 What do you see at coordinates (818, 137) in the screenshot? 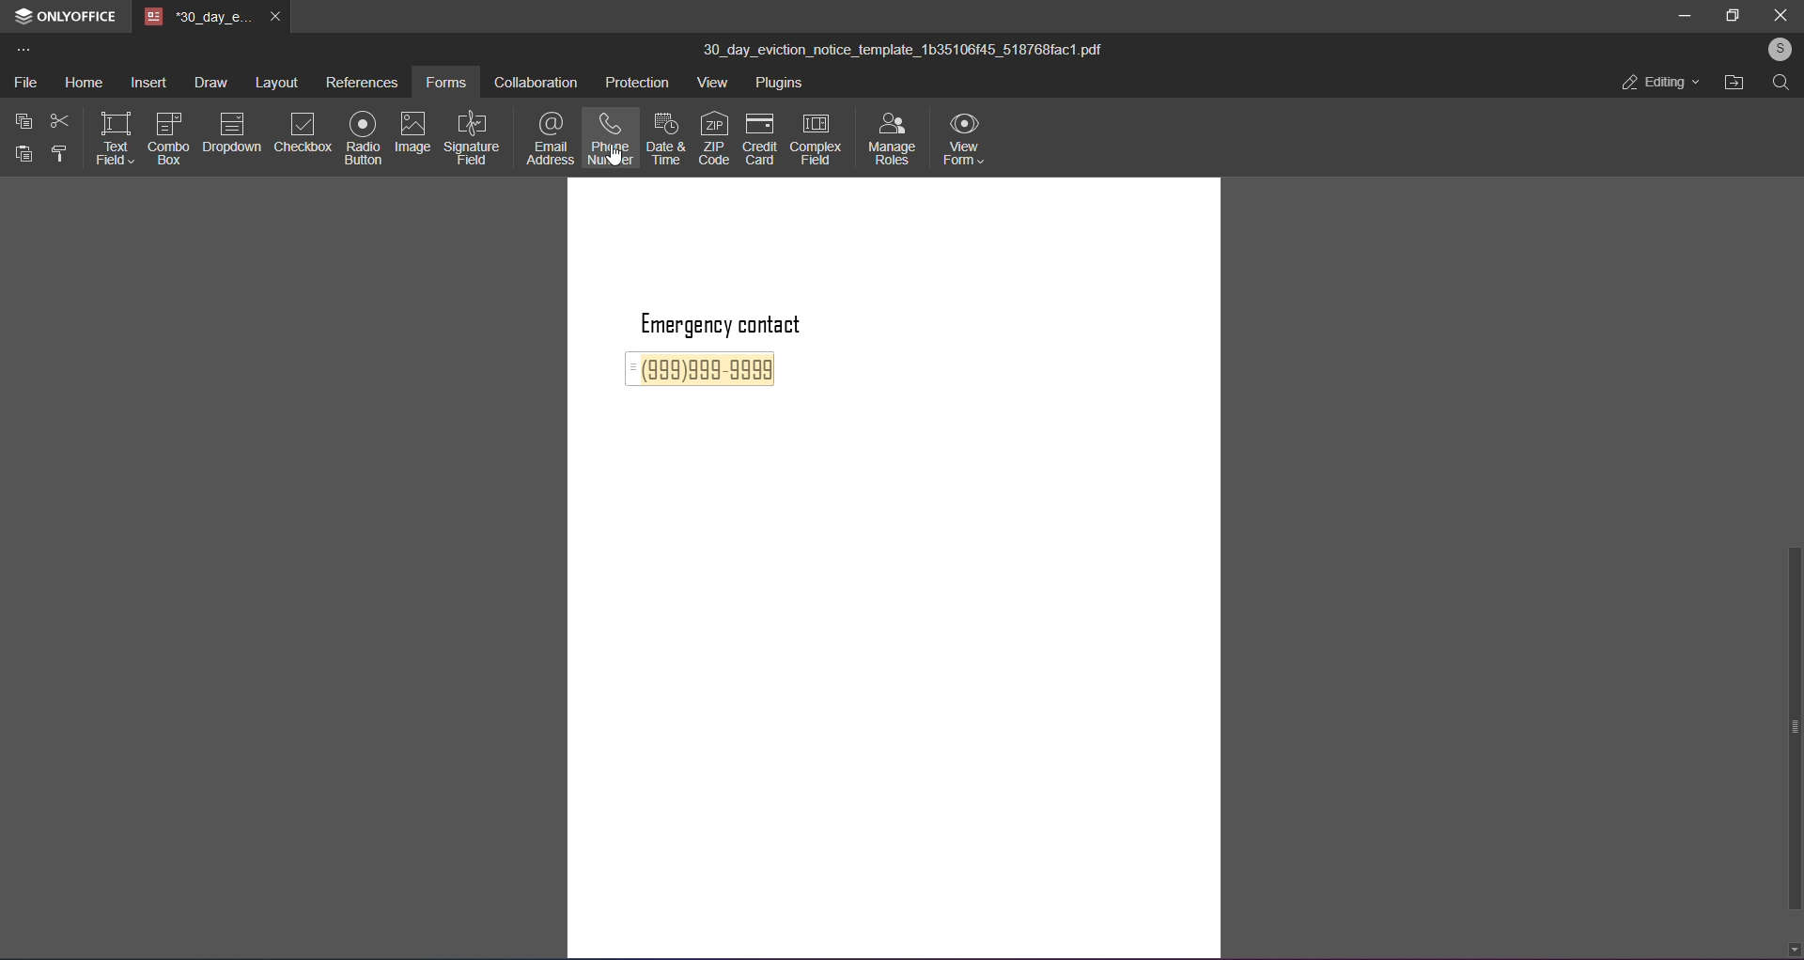
I see `complex feed` at bounding box center [818, 137].